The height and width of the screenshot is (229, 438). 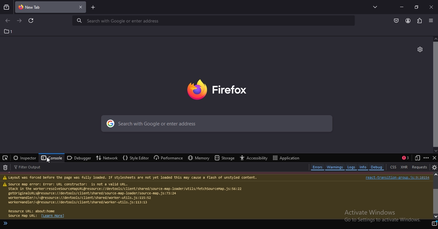 I want to click on restore tab, so click(x=416, y=7).